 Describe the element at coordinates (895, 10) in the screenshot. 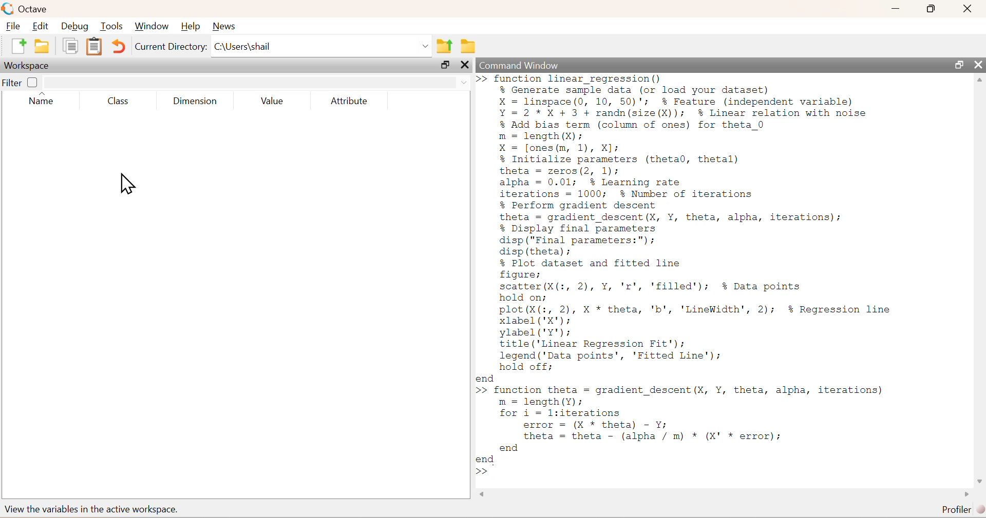

I see `minimize` at that location.